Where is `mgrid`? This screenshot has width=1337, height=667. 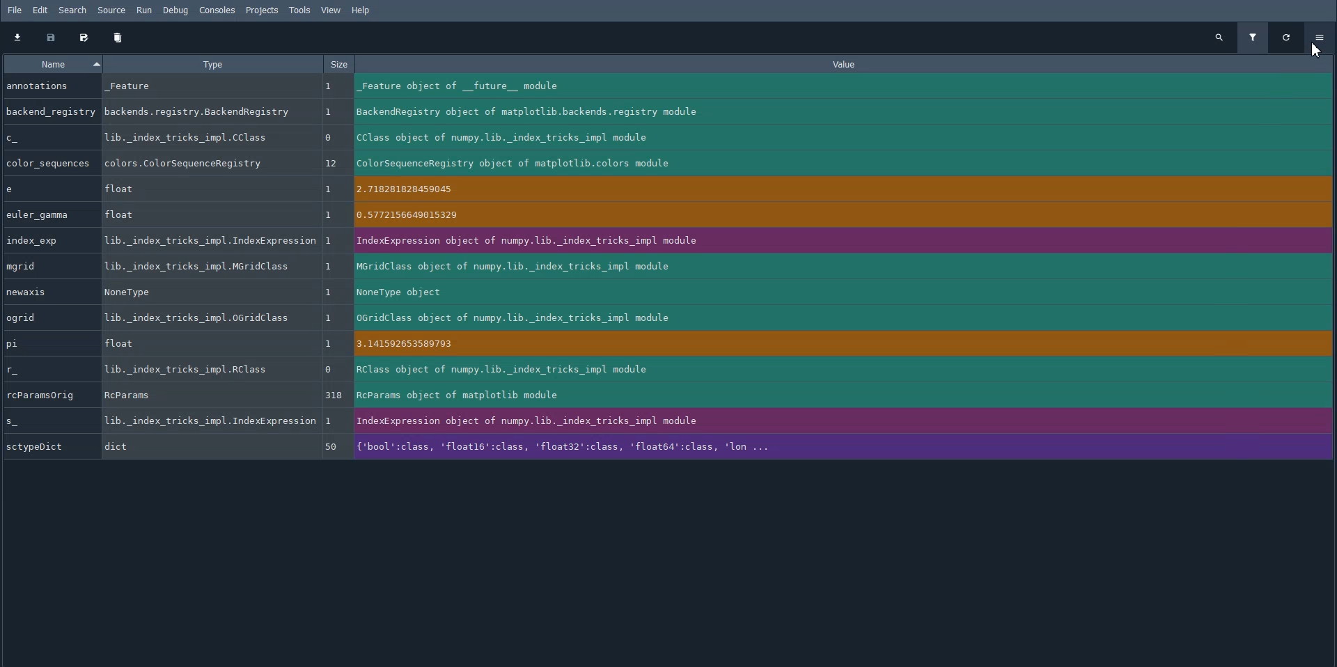 mgrid is located at coordinates (47, 266).